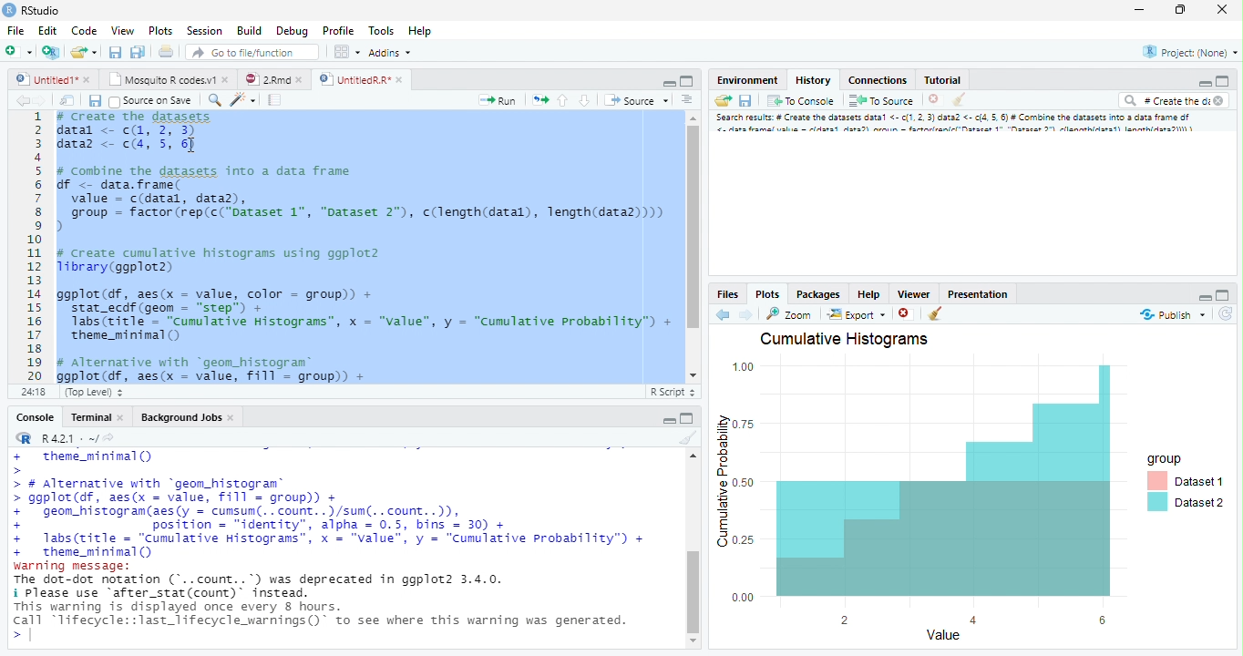  Describe the element at coordinates (48, 32) in the screenshot. I see `Edit` at that location.